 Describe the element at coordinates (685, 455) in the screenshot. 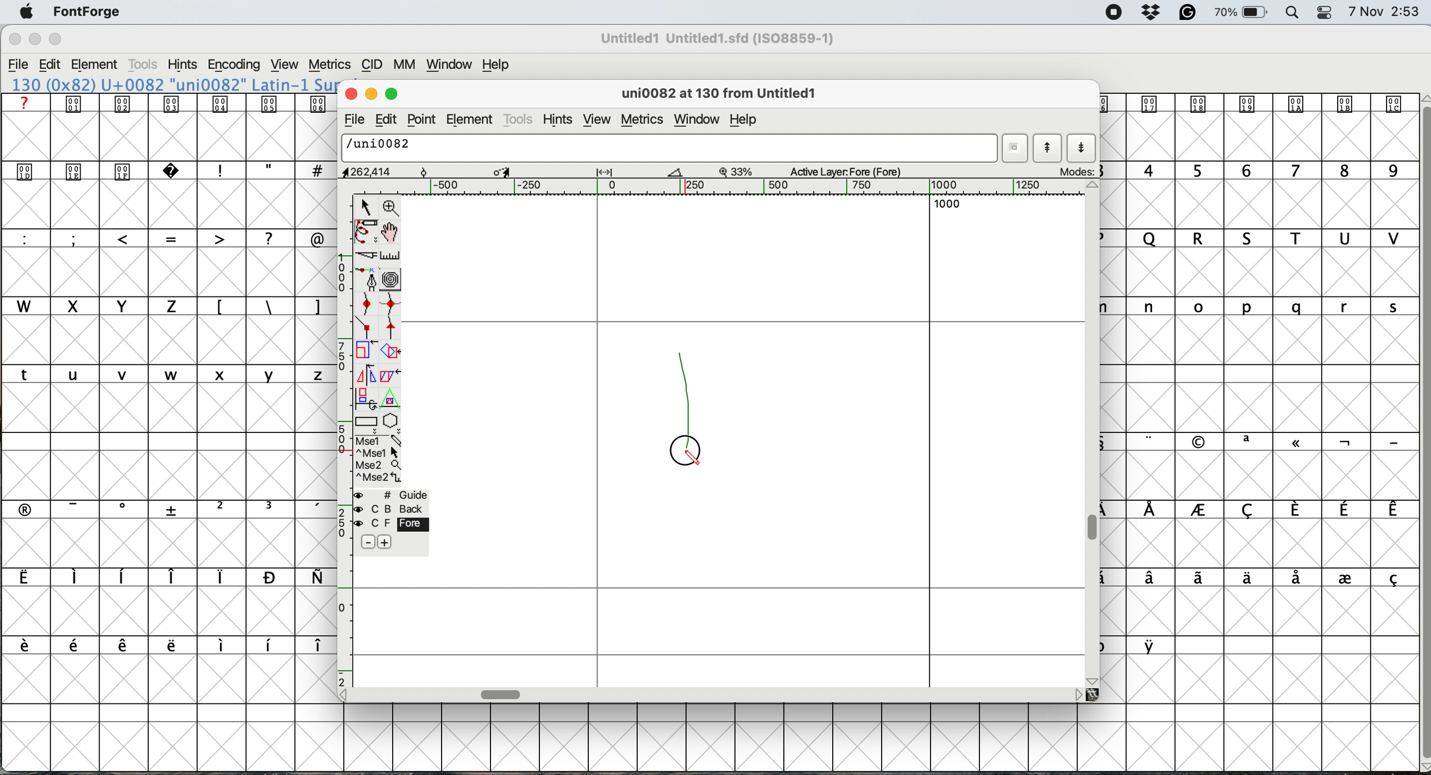

I see `cursor` at that location.